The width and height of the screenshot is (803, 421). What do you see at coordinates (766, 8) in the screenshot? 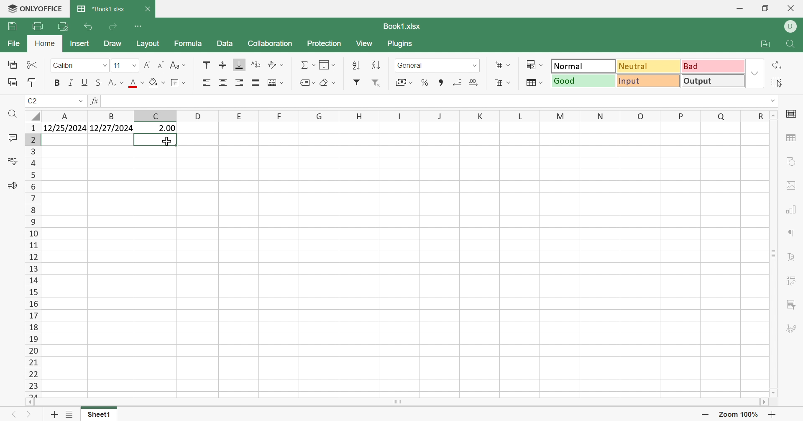
I see `Restore Down` at bounding box center [766, 8].